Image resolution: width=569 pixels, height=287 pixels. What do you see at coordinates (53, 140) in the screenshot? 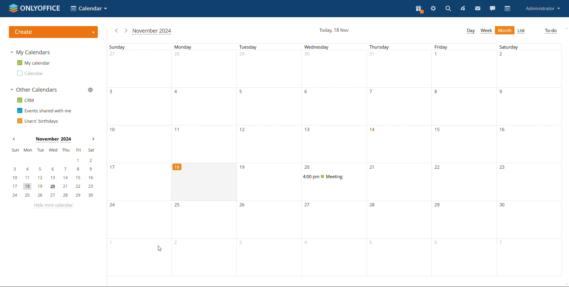
I see `month on display` at bounding box center [53, 140].